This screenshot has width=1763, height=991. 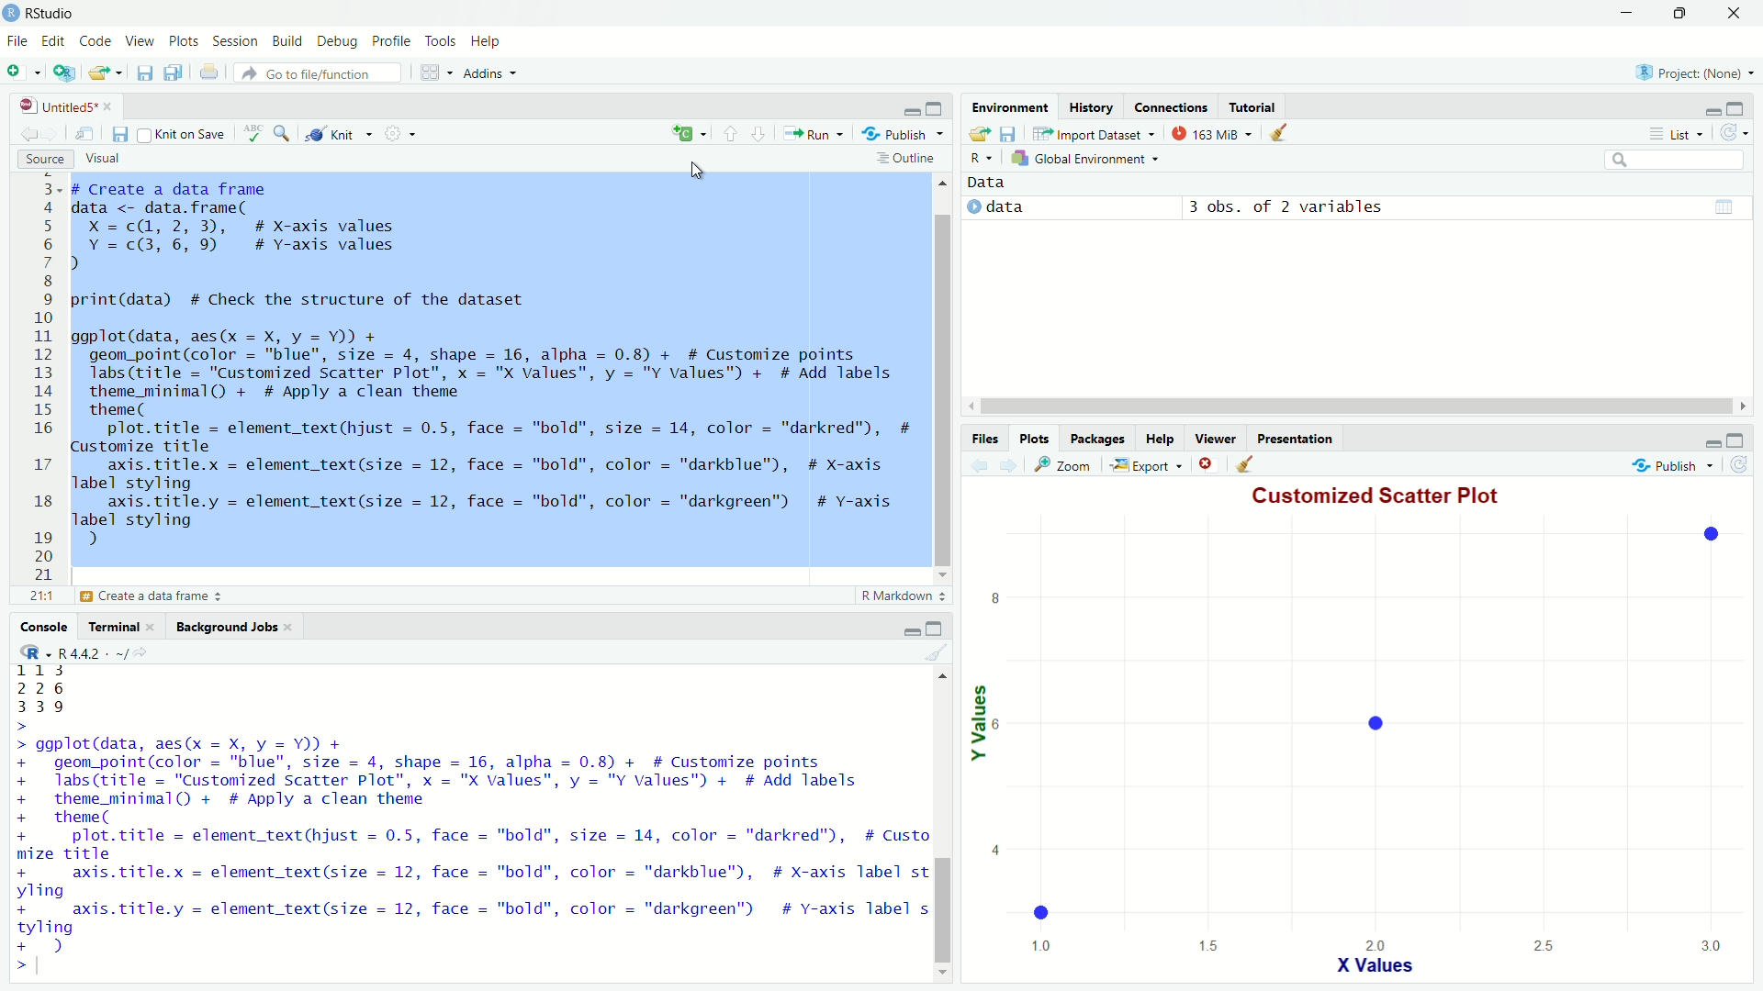 What do you see at coordinates (338, 42) in the screenshot?
I see `Debug` at bounding box center [338, 42].